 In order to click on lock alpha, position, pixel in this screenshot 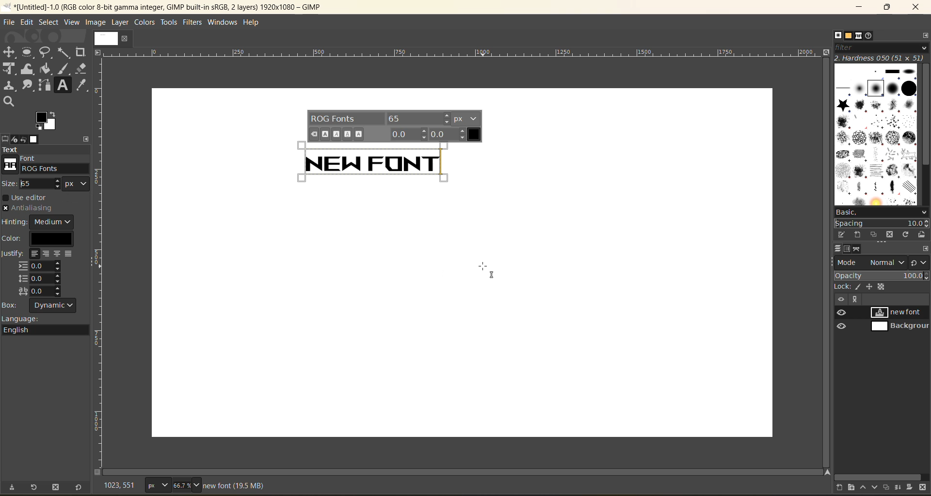, I will do `click(867, 286)`.